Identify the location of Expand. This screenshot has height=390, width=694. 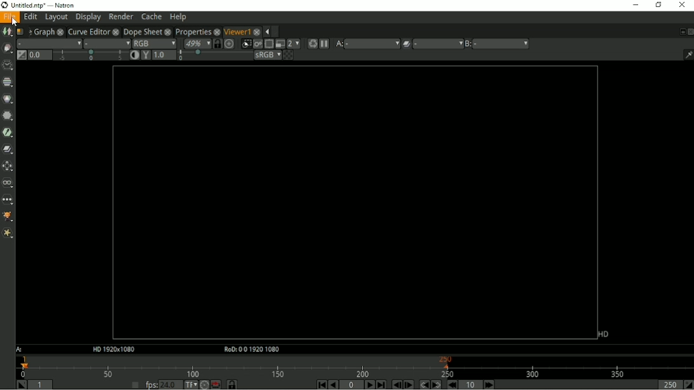
(276, 31).